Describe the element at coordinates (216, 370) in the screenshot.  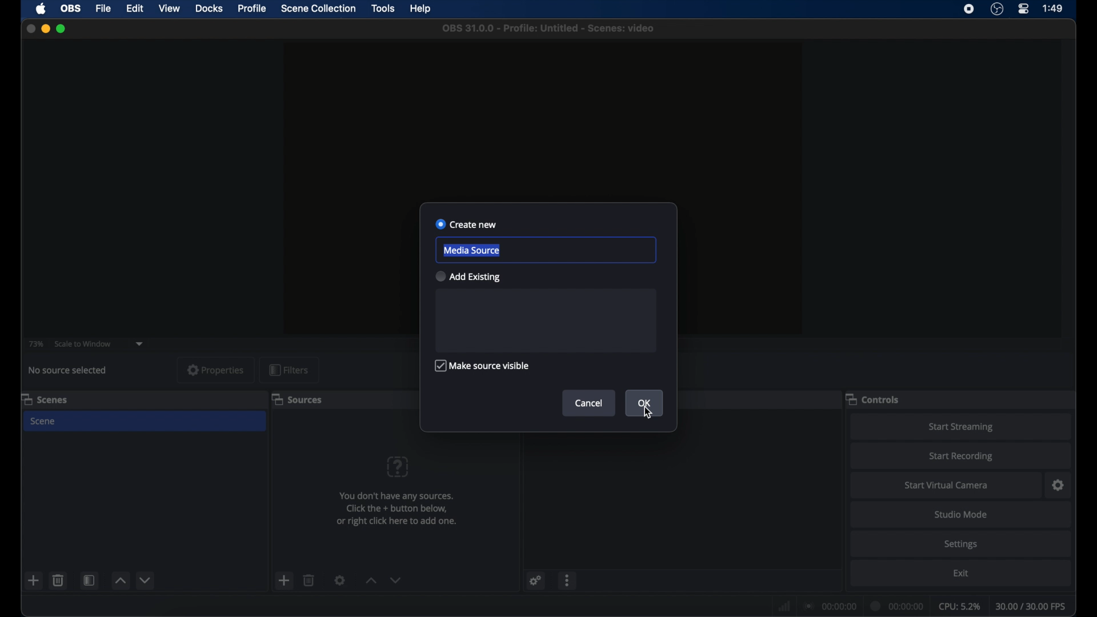
I see `properties` at that location.